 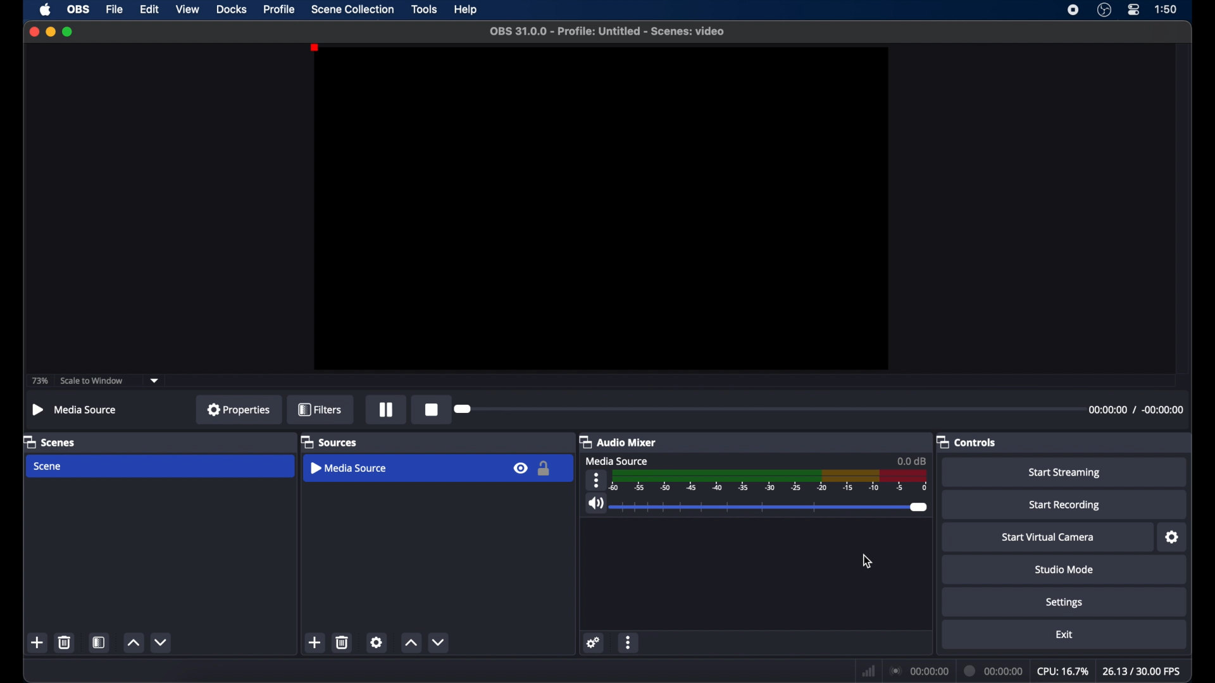 What do you see at coordinates (48, 467) in the screenshot?
I see `Scene` at bounding box center [48, 467].